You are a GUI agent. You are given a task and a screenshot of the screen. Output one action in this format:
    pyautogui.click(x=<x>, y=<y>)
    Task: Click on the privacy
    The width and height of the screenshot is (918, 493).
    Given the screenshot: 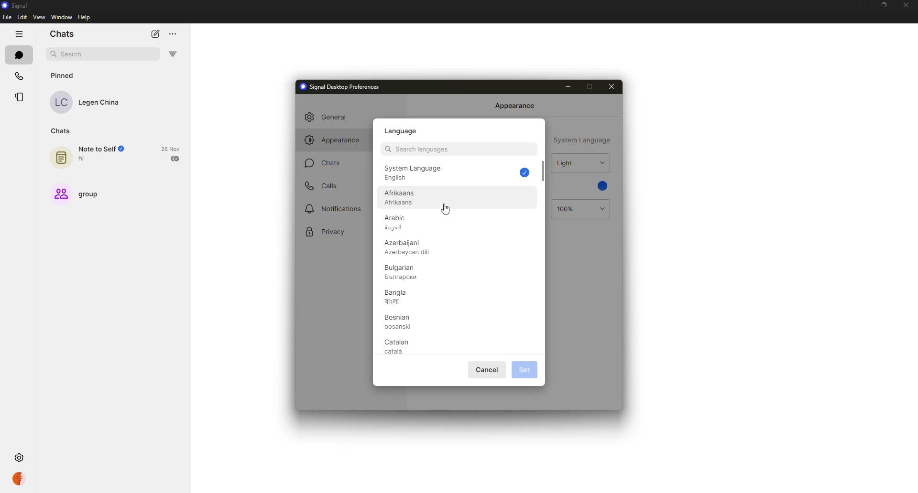 What is the action you would take?
    pyautogui.click(x=324, y=232)
    